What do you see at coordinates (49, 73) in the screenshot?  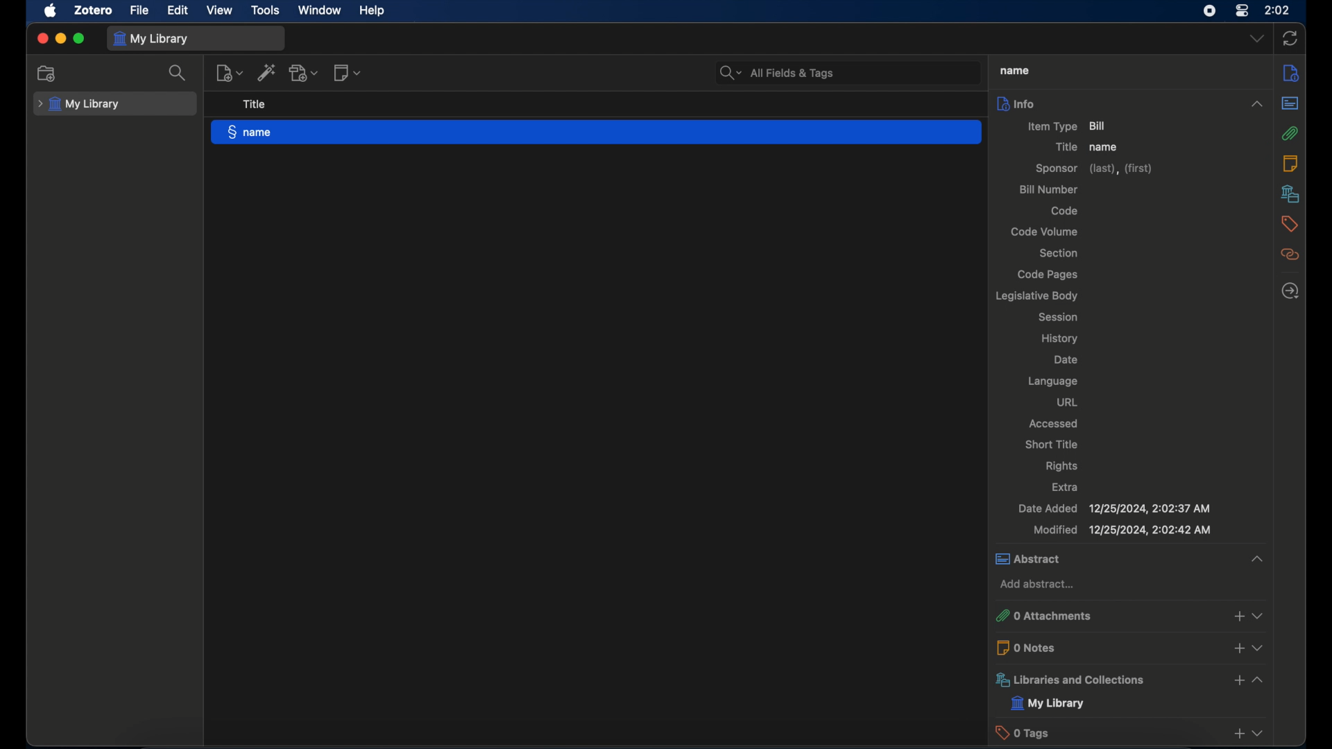 I see `new collection` at bounding box center [49, 73].